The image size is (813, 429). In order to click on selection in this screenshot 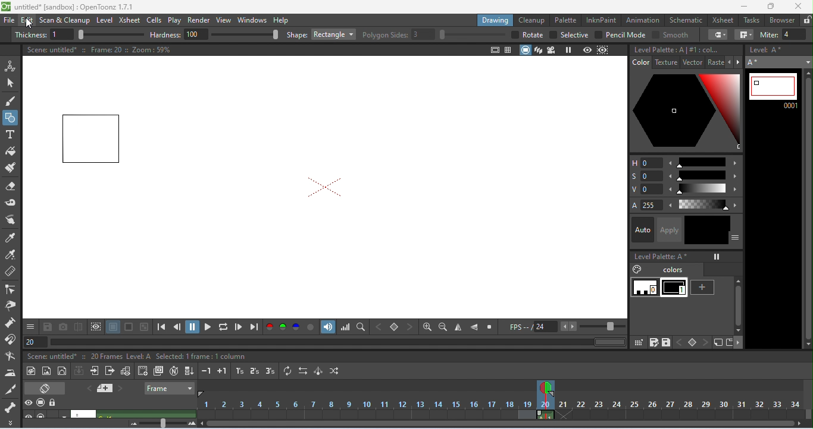, I will do `click(10, 83)`.